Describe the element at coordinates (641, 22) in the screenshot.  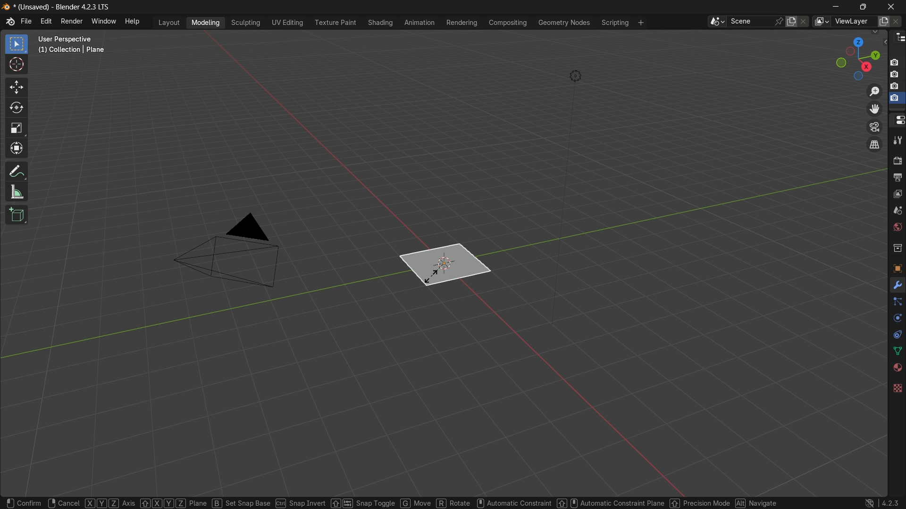
I see `add workplace` at that location.